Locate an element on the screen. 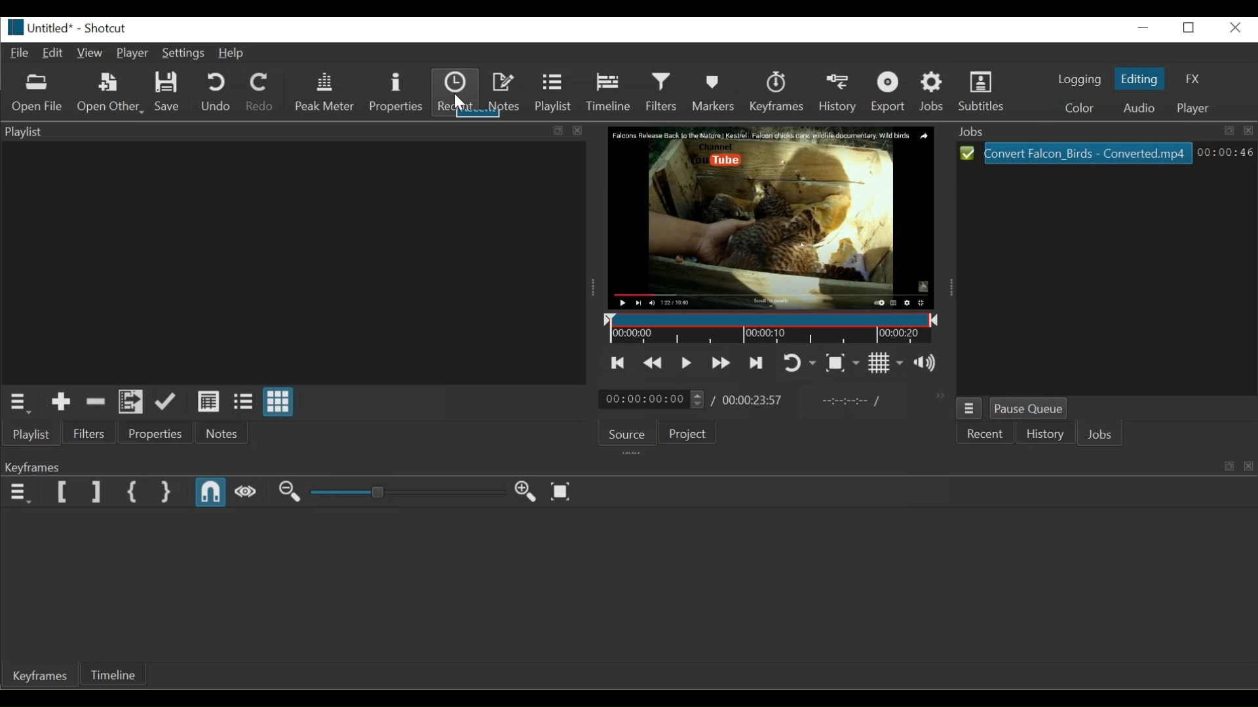  Play forward quickly is located at coordinates (722, 363).